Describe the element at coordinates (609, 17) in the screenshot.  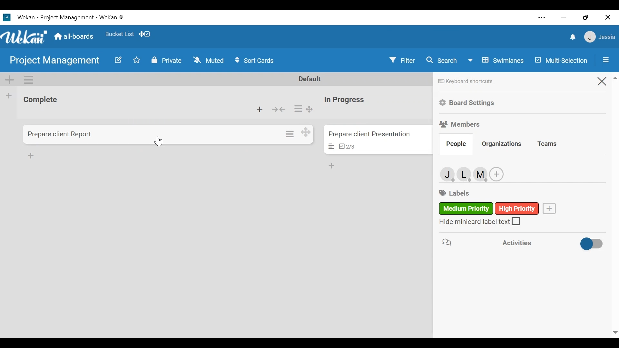
I see `Close` at that location.